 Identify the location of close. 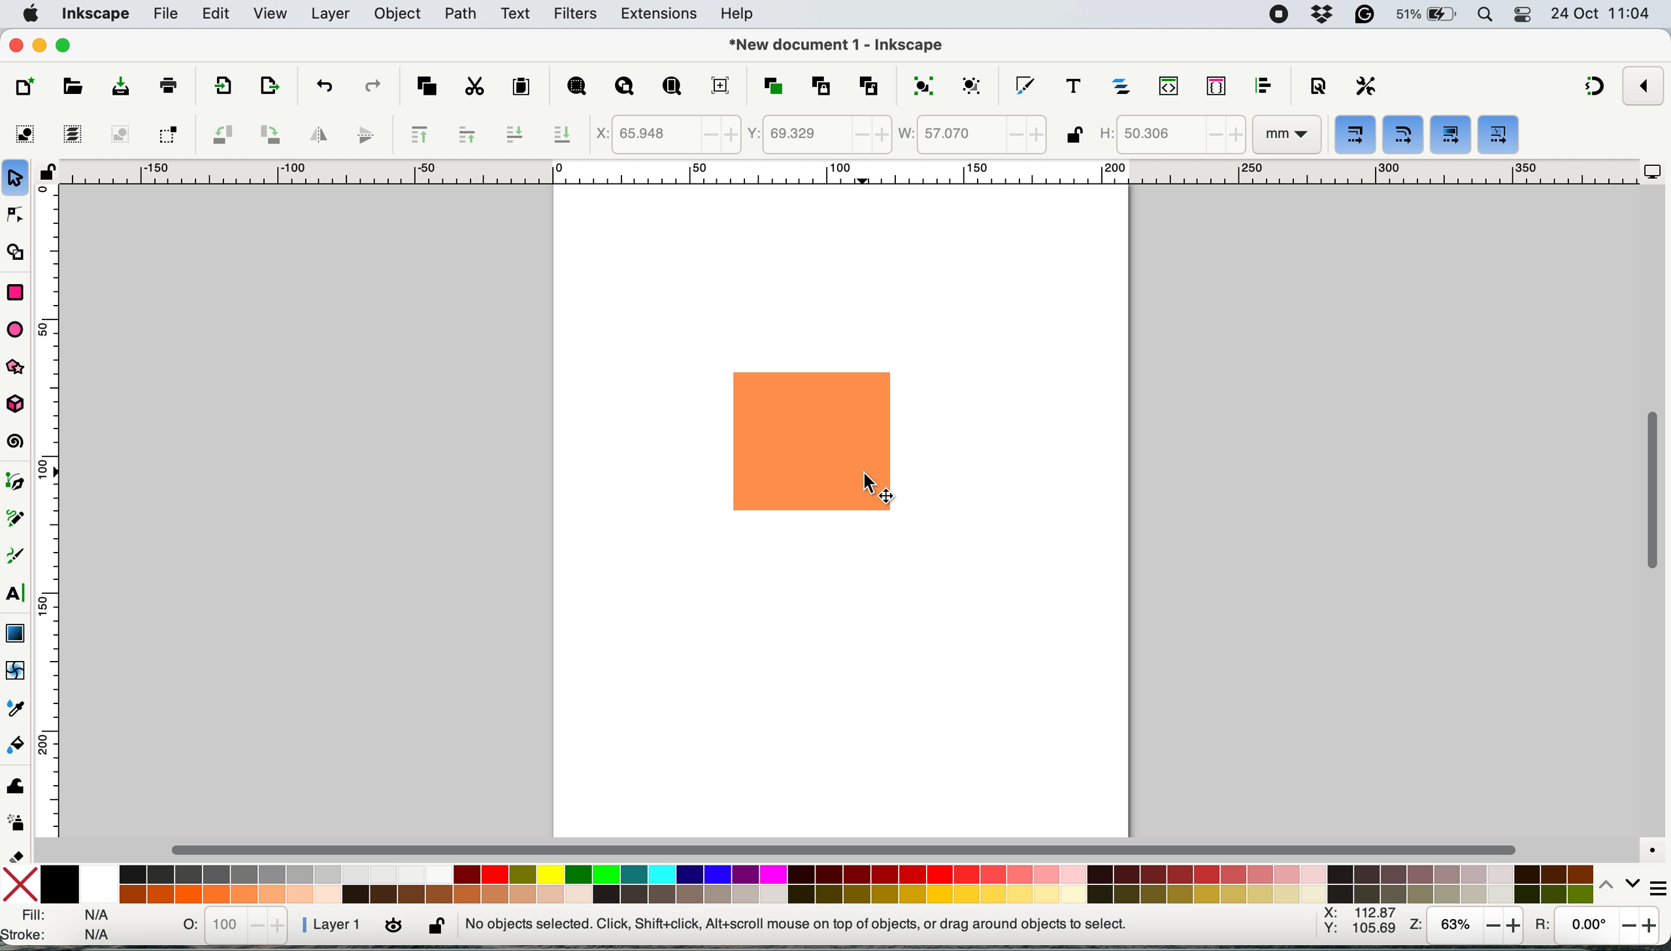
(16, 46).